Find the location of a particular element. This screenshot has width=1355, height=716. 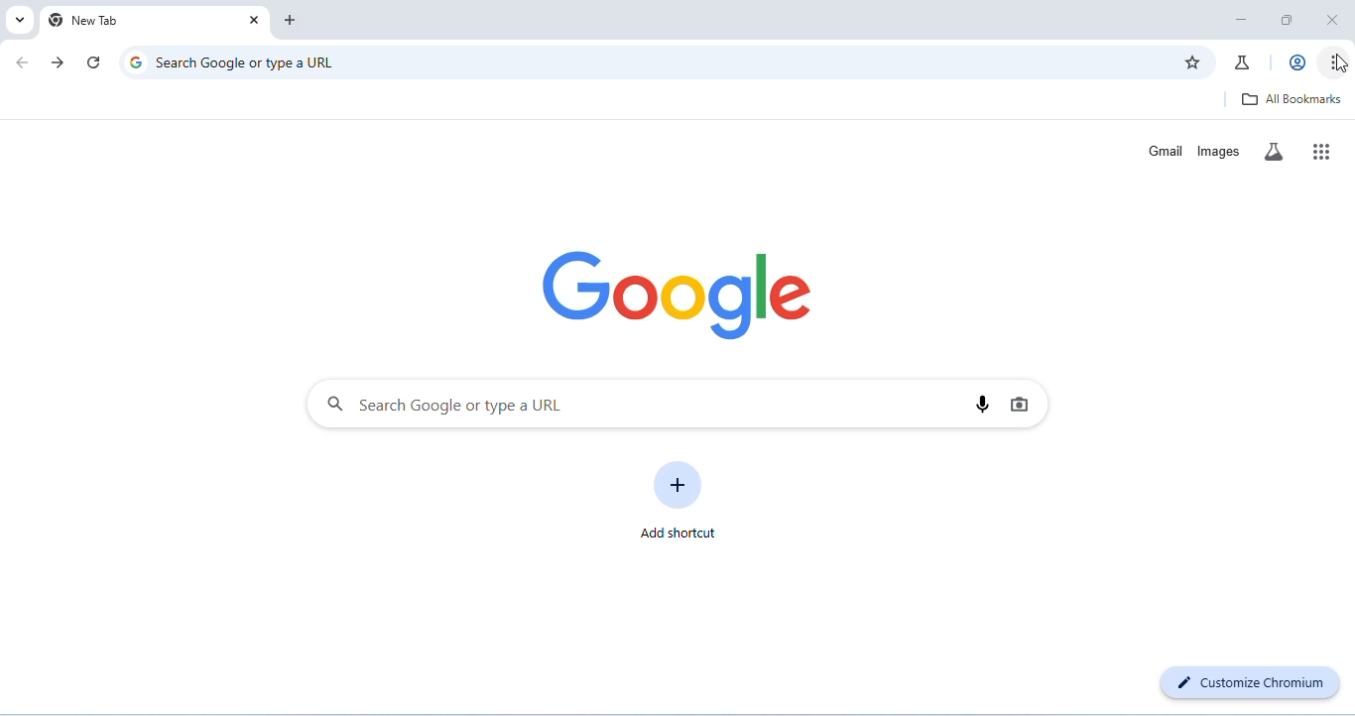

image search is located at coordinates (1024, 405).